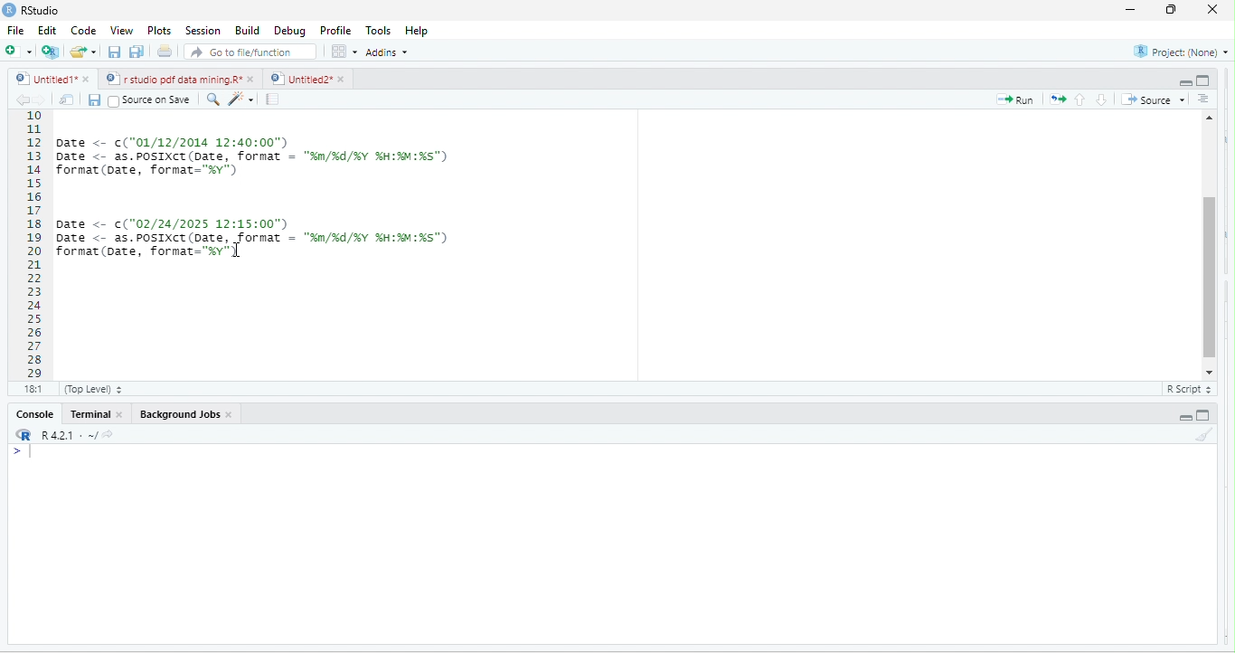  What do you see at coordinates (1211, 116) in the screenshot?
I see `scroll up` at bounding box center [1211, 116].